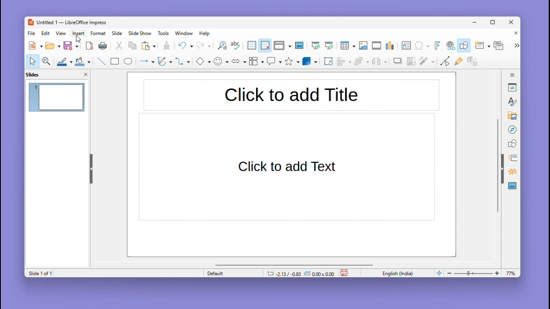 The height and width of the screenshot is (309, 550). What do you see at coordinates (310, 62) in the screenshot?
I see `Cuboid` at bounding box center [310, 62].